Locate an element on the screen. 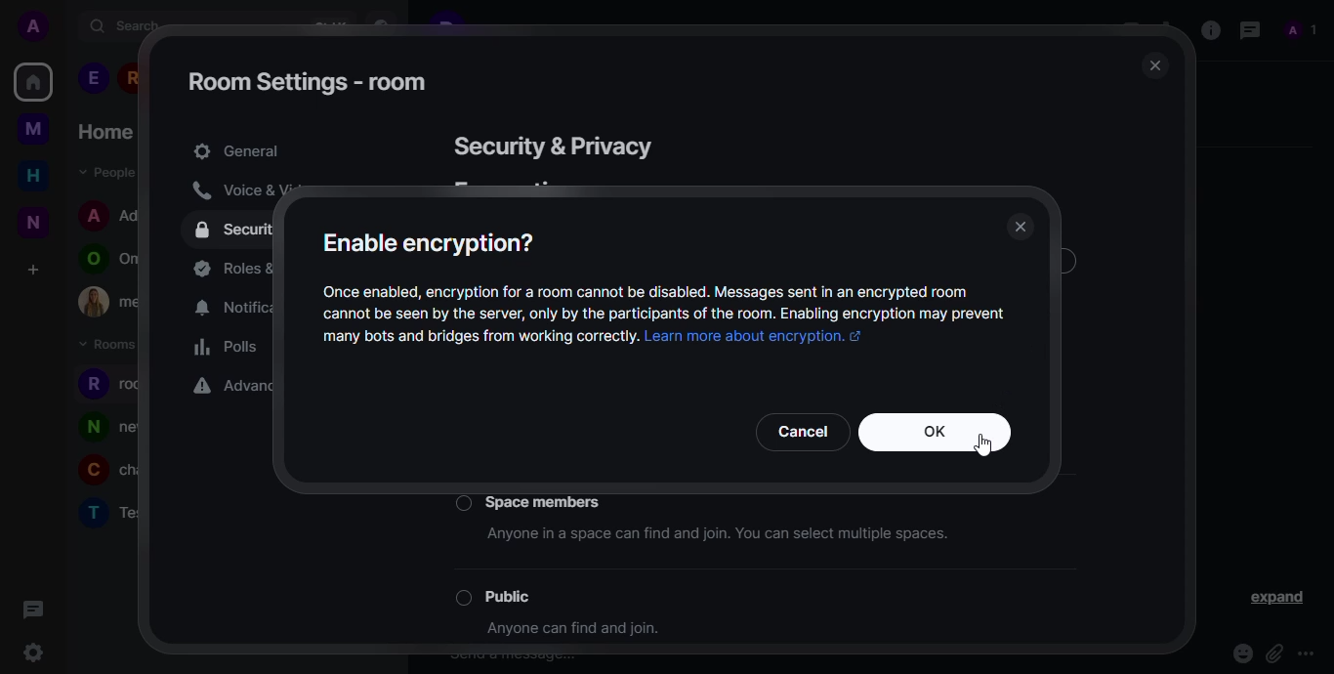 The height and width of the screenshot is (674, 1334). info- anyone can find and join is located at coordinates (580, 630).